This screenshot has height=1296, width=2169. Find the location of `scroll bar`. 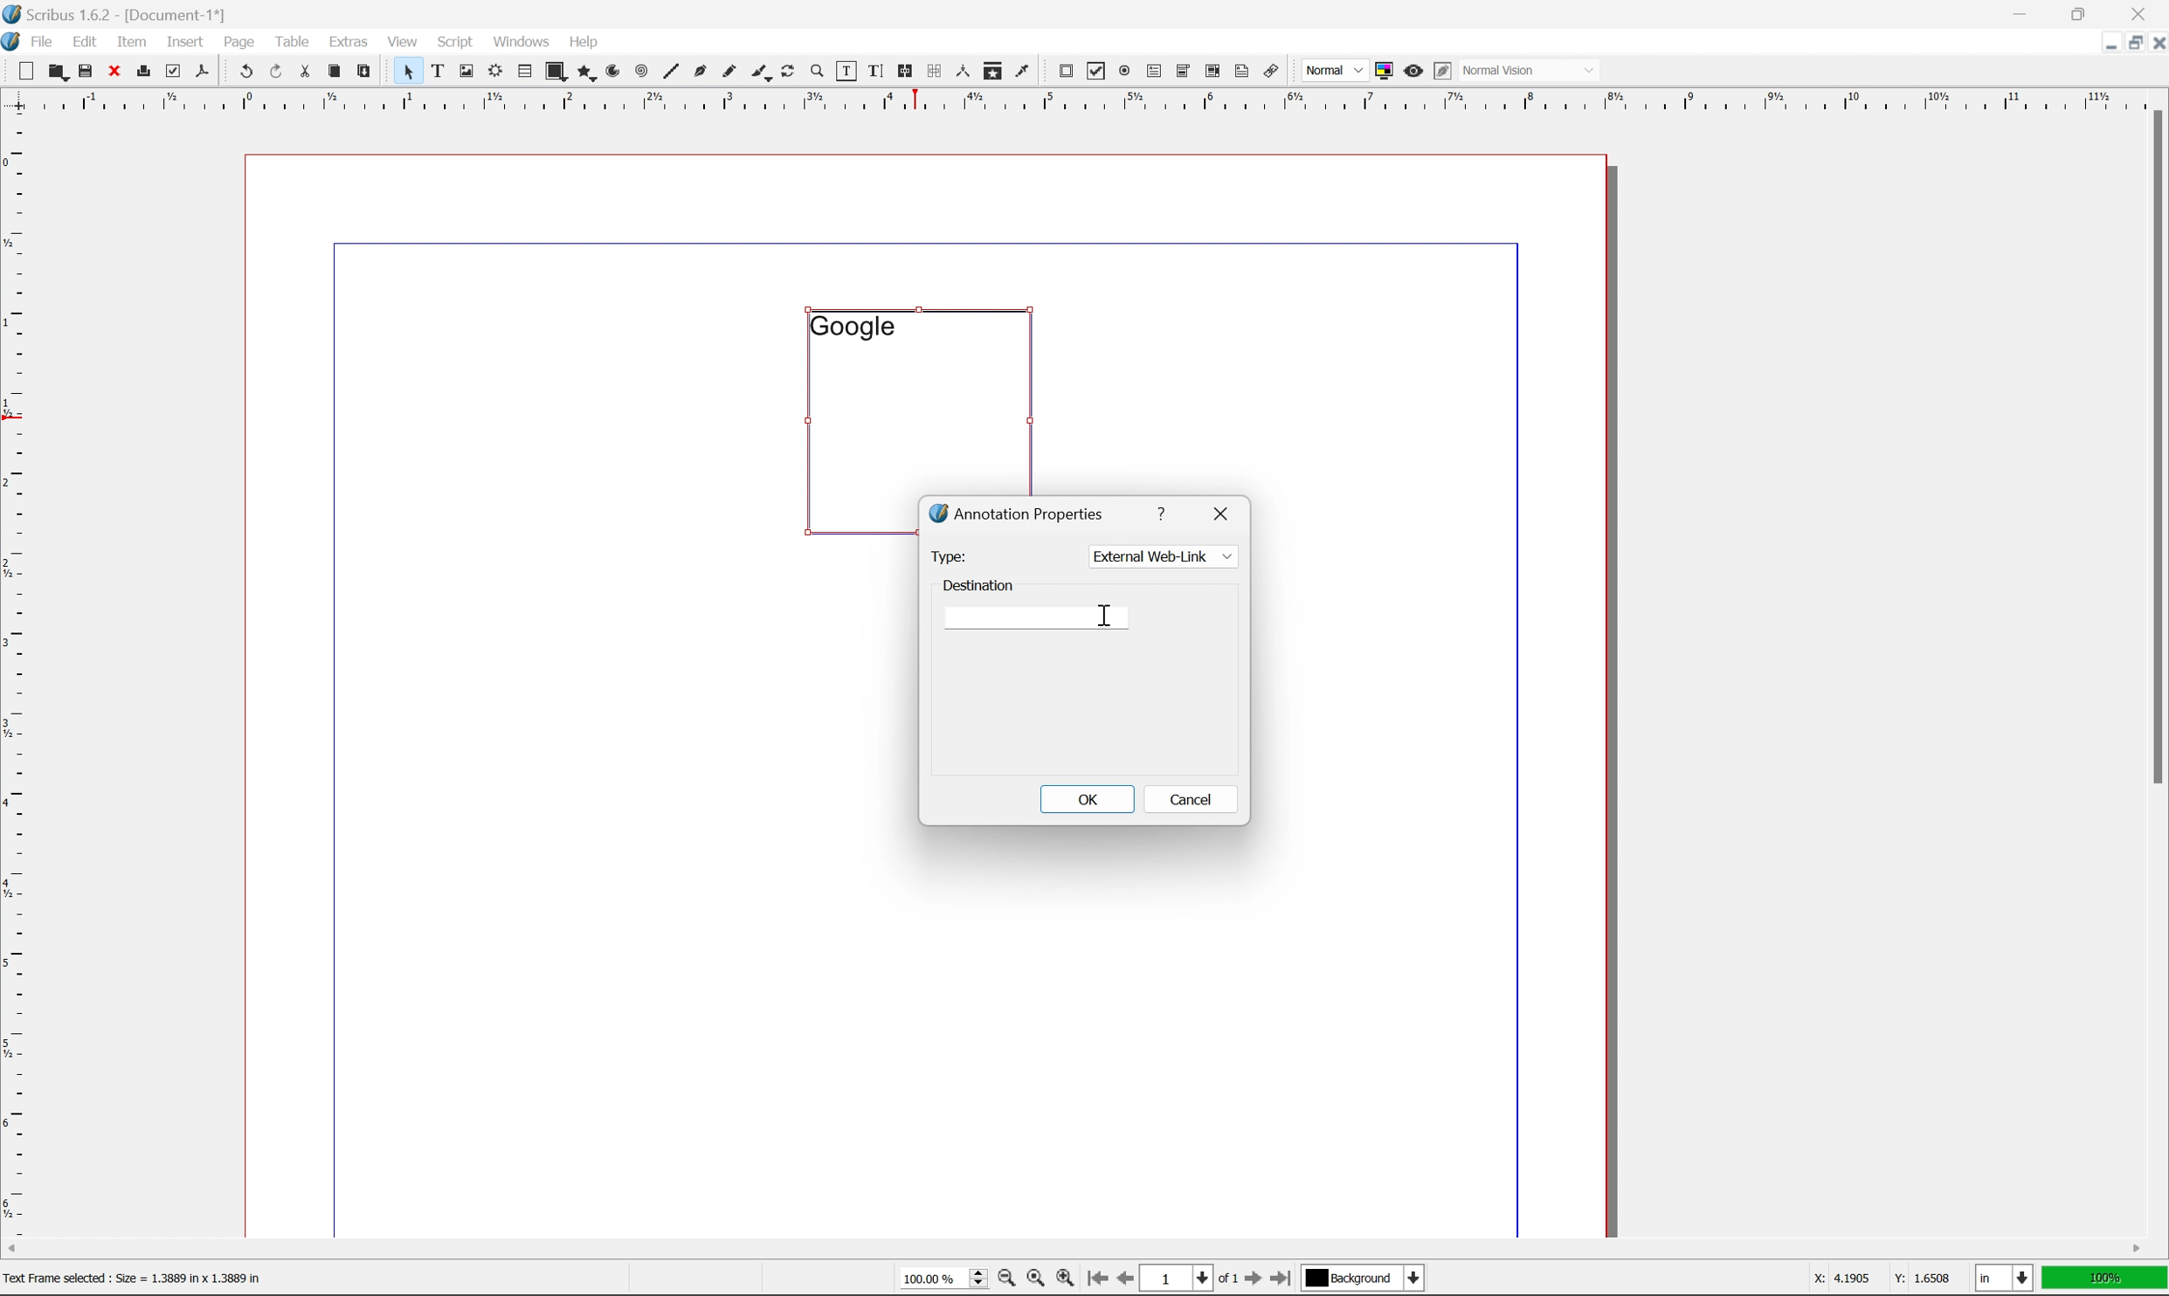

scroll bar is located at coordinates (1074, 1248).